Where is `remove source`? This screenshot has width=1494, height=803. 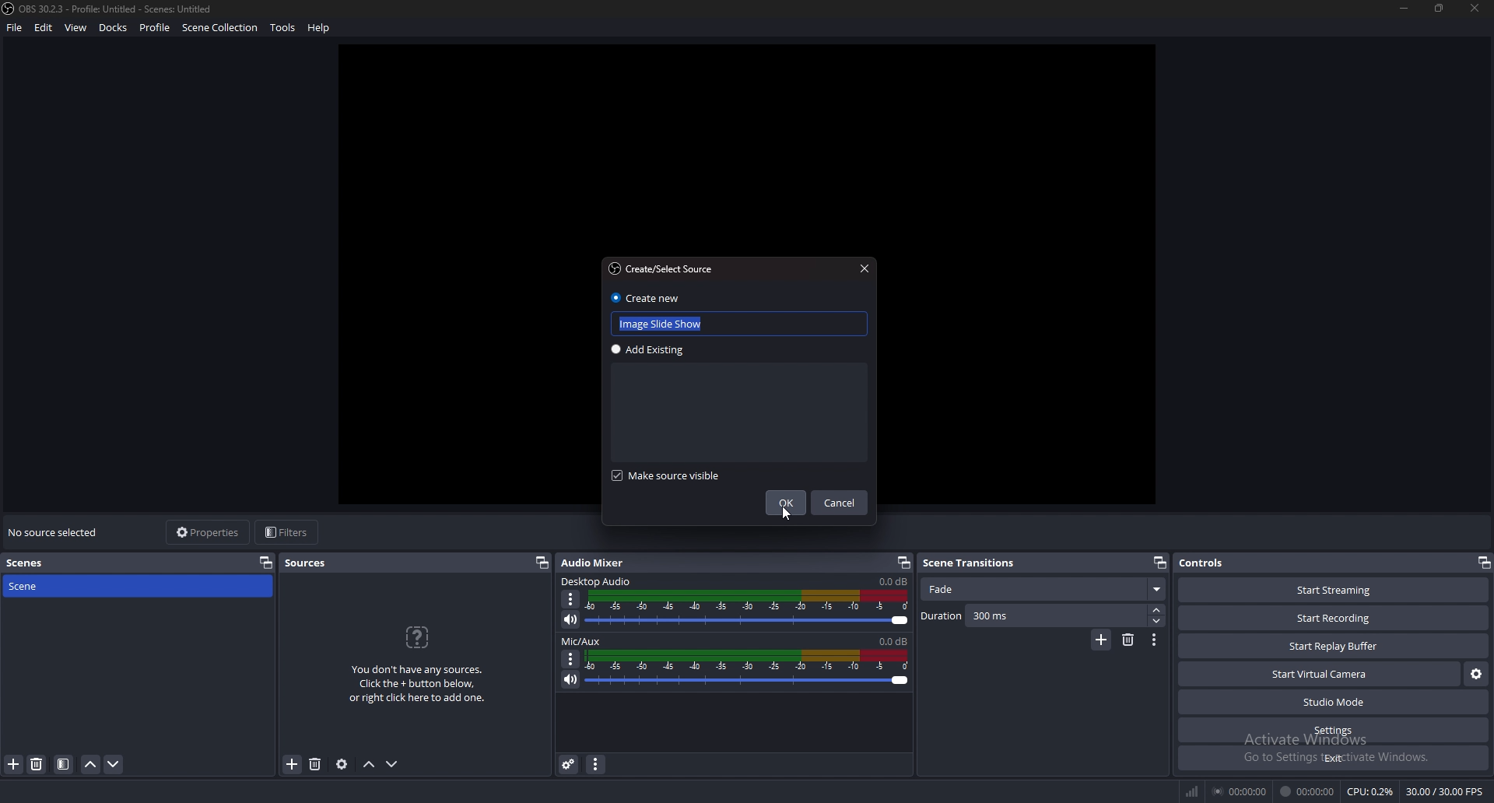
remove source is located at coordinates (316, 764).